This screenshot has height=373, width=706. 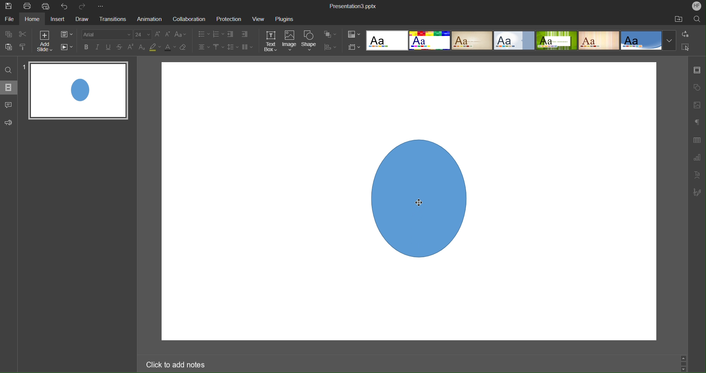 I want to click on Templates, so click(x=520, y=40).